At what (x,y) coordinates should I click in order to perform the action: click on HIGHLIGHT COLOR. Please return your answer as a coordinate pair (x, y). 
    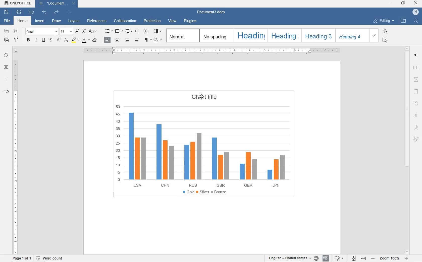
    Looking at the image, I should click on (76, 41).